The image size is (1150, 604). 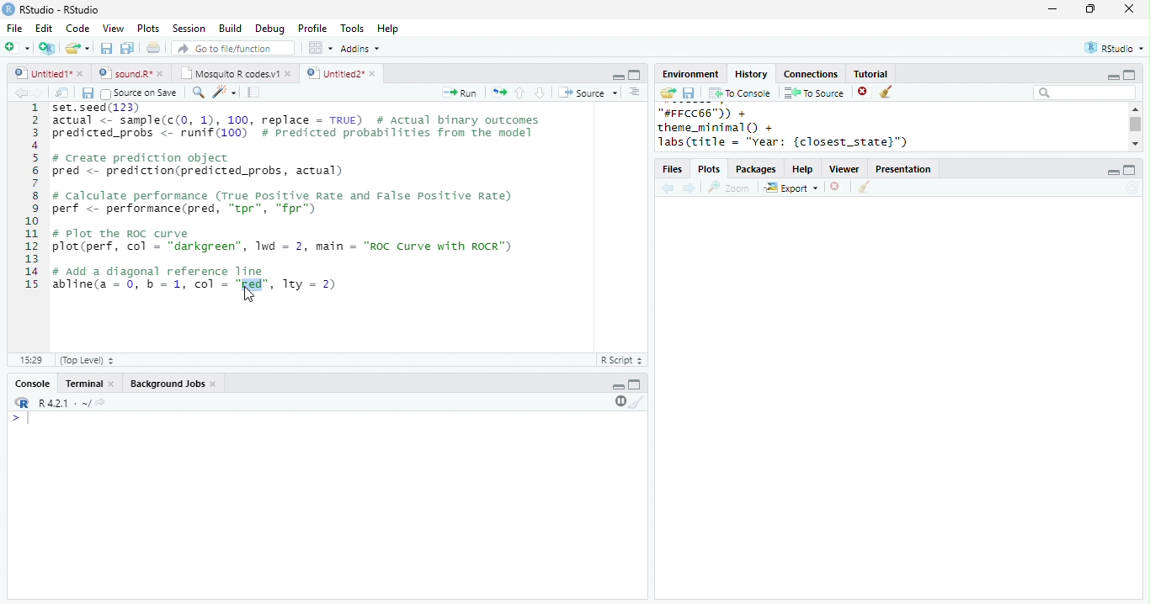 I want to click on "#FFCC66")) +theme_minimal() +labs(title = "year: {closest_state}"), so click(x=804, y=128).